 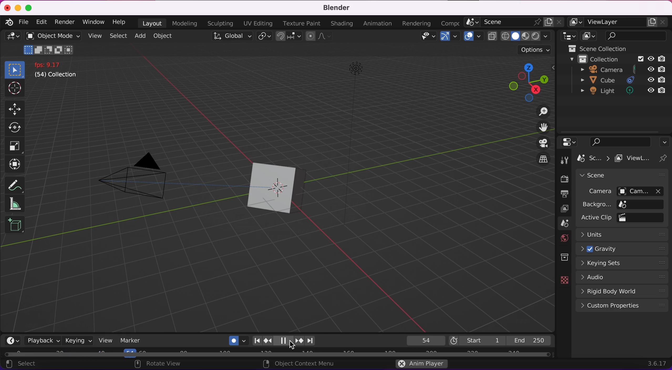 What do you see at coordinates (621, 306) in the screenshot?
I see `custom properties` at bounding box center [621, 306].